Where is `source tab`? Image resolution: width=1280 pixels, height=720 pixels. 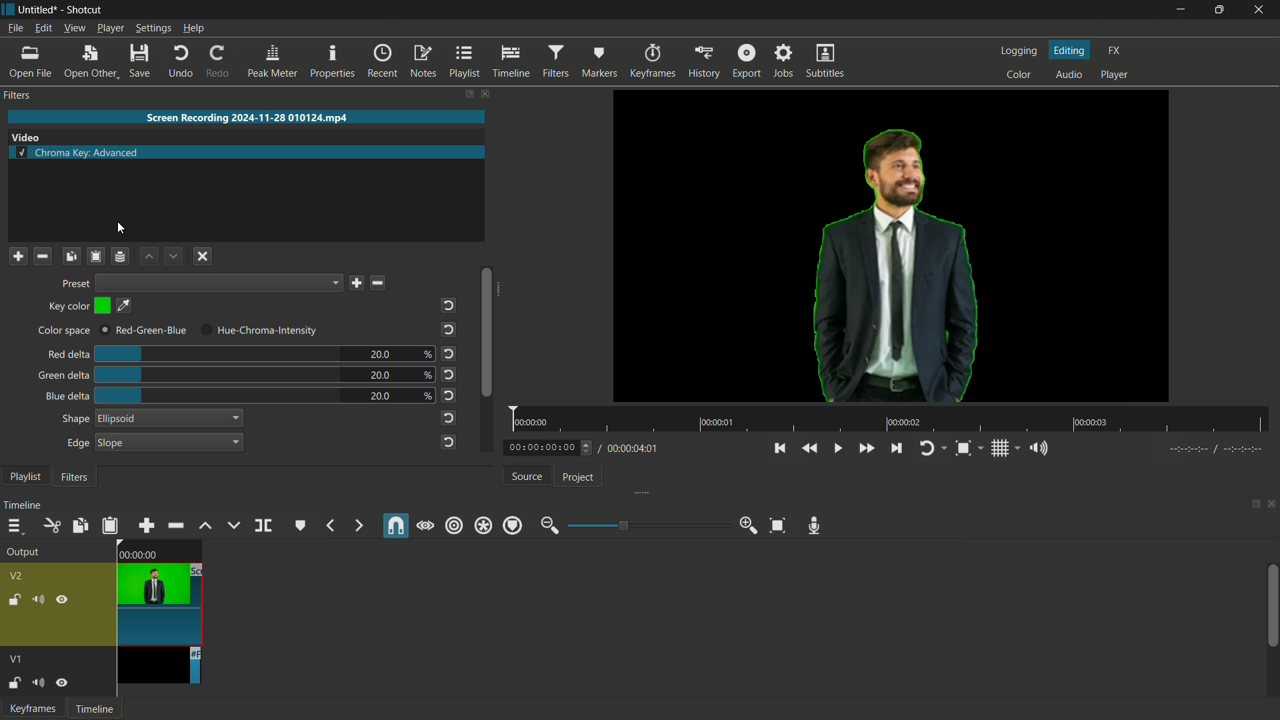 source tab is located at coordinates (526, 476).